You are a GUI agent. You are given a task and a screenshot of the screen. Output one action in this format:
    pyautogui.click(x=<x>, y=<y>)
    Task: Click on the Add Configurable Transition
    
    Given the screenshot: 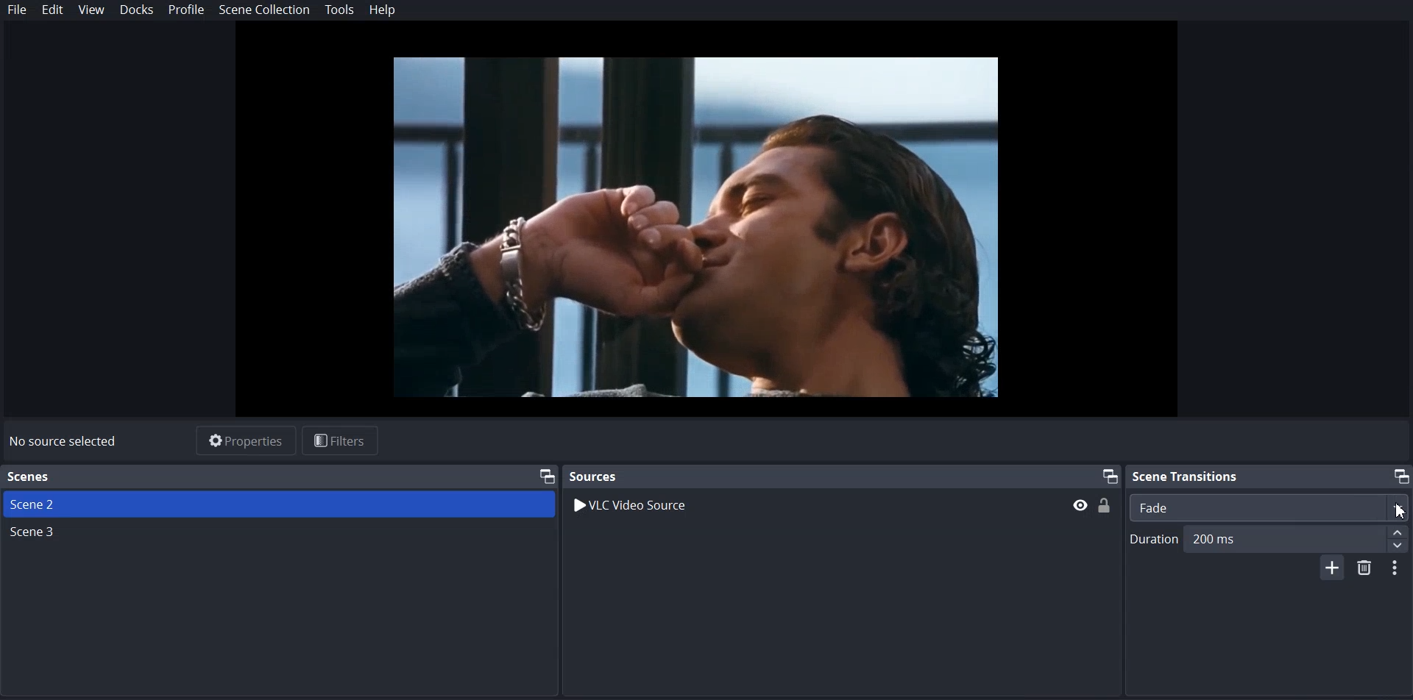 What is the action you would take?
    pyautogui.click(x=1334, y=566)
    